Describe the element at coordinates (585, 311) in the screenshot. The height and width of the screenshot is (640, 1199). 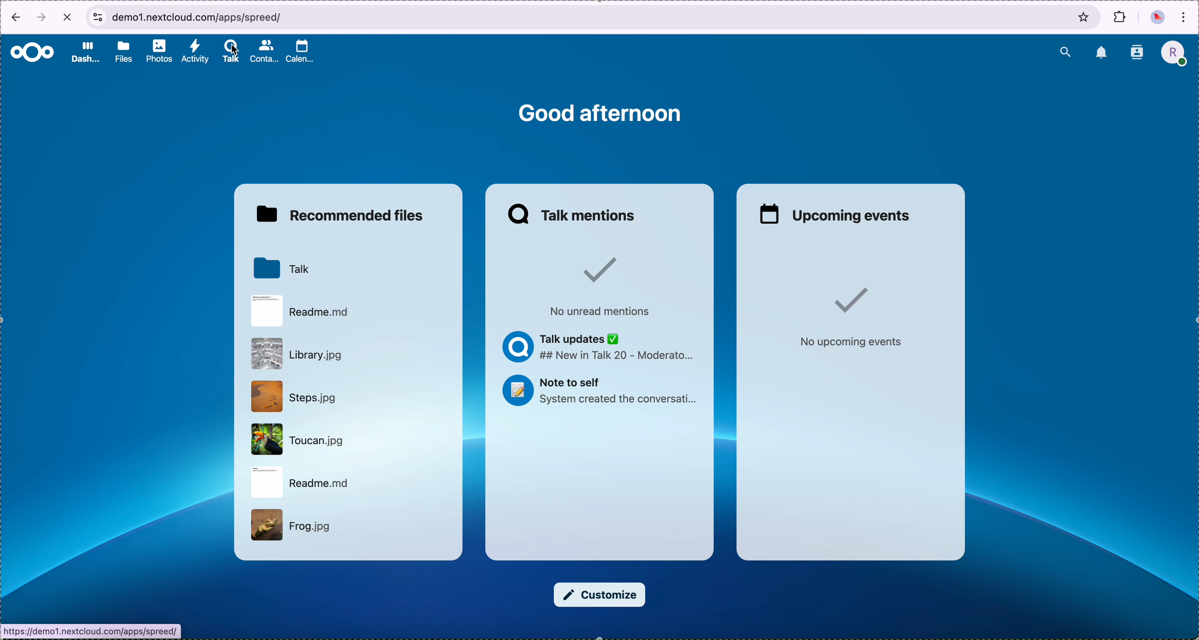
I see `No unread mentions` at that location.